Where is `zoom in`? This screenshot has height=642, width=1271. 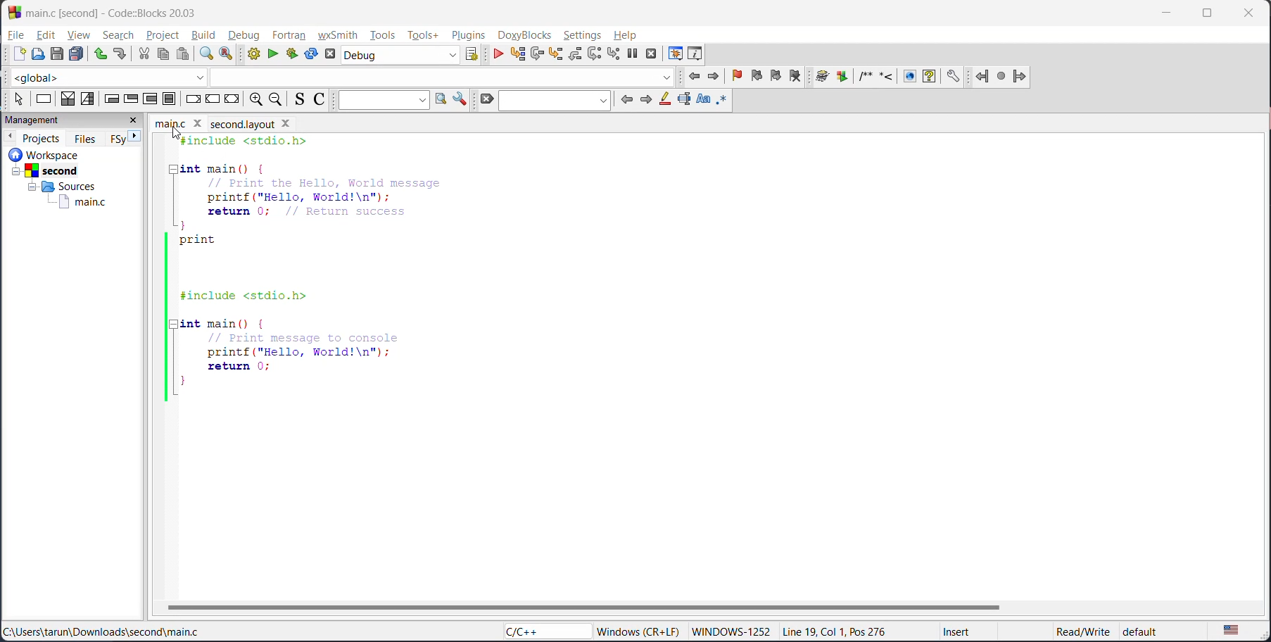 zoom in is located at coordinates (257, 99).